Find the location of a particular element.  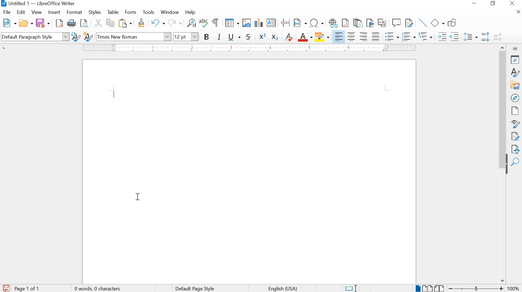

TEXT LANGUAGE is located at coordinates (286, 288).